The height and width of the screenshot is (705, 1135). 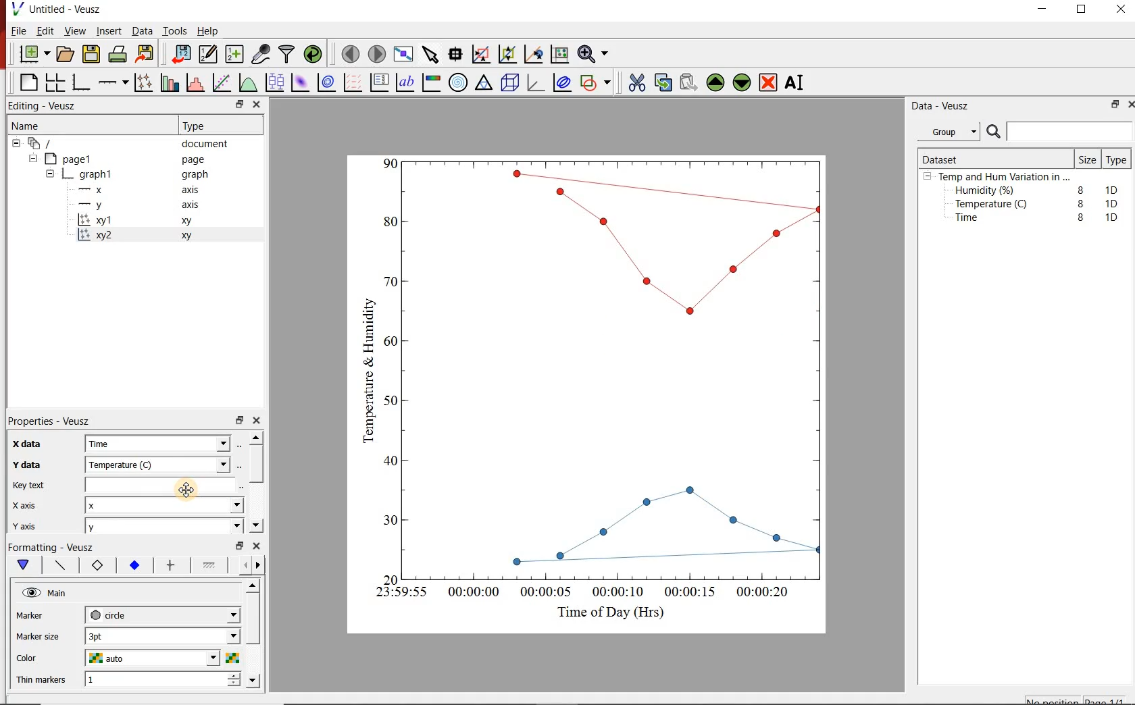 I want to click on Move the selected widget up, so click(x=716, y=81).